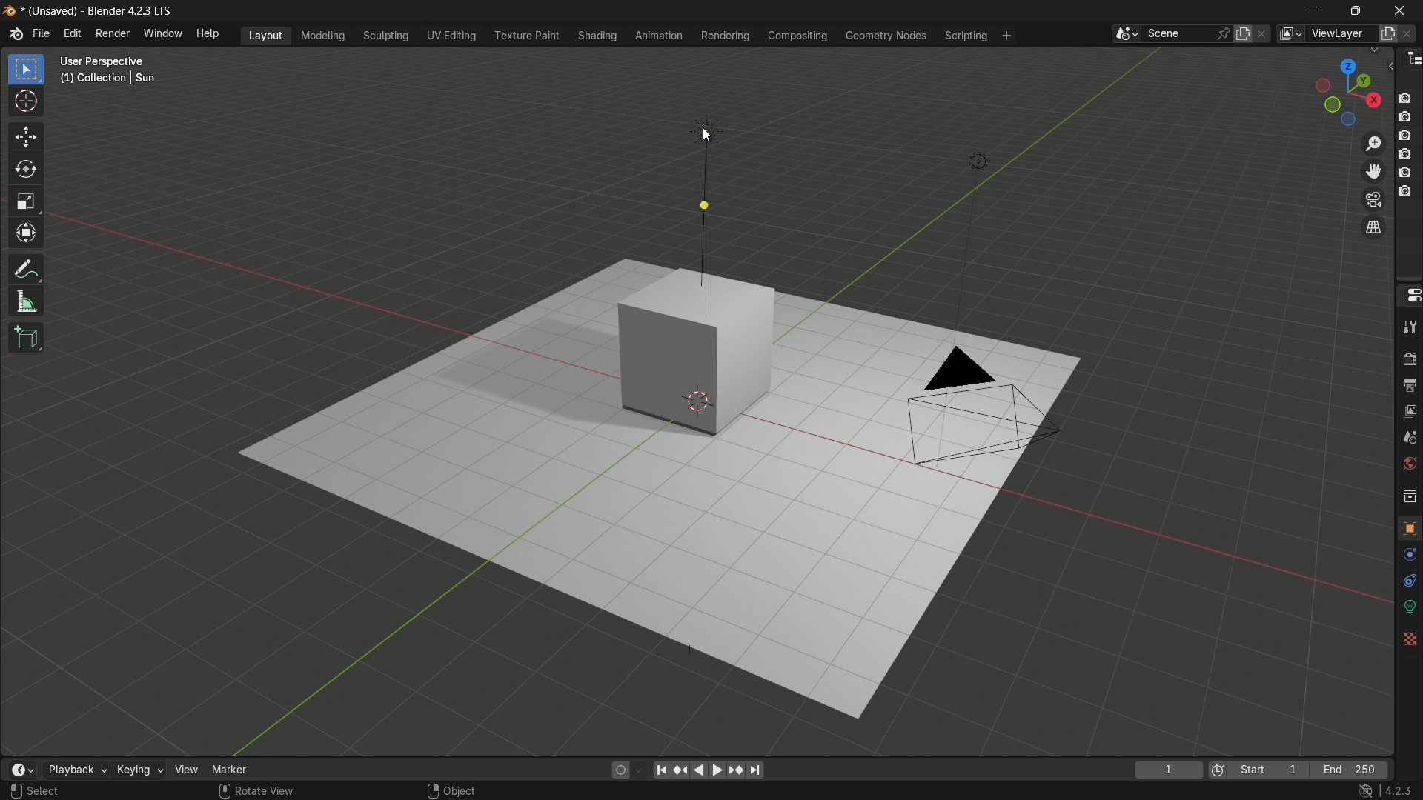 The width and height of the screenshot is (1423, 800). I want to click on properties, so click(1409, 299).